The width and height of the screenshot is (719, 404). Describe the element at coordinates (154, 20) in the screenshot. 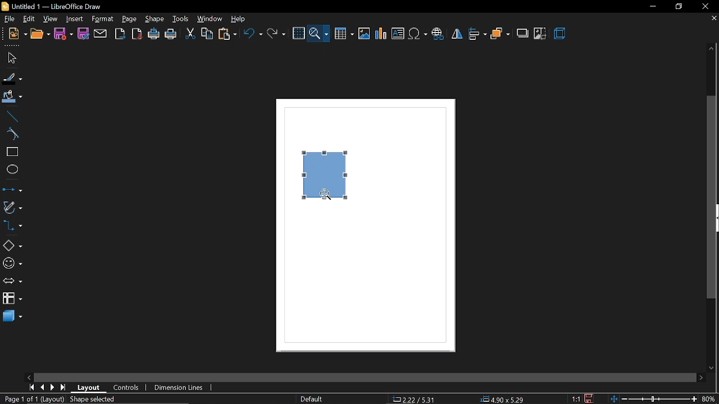

I see `shape` at that location.